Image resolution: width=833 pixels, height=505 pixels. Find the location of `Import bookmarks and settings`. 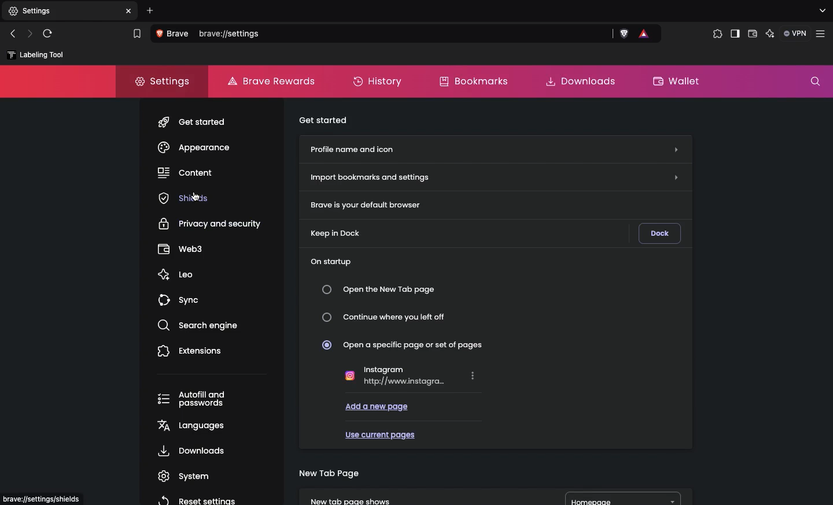

Import bookmarks and settings is located at coordinates (493, 178).